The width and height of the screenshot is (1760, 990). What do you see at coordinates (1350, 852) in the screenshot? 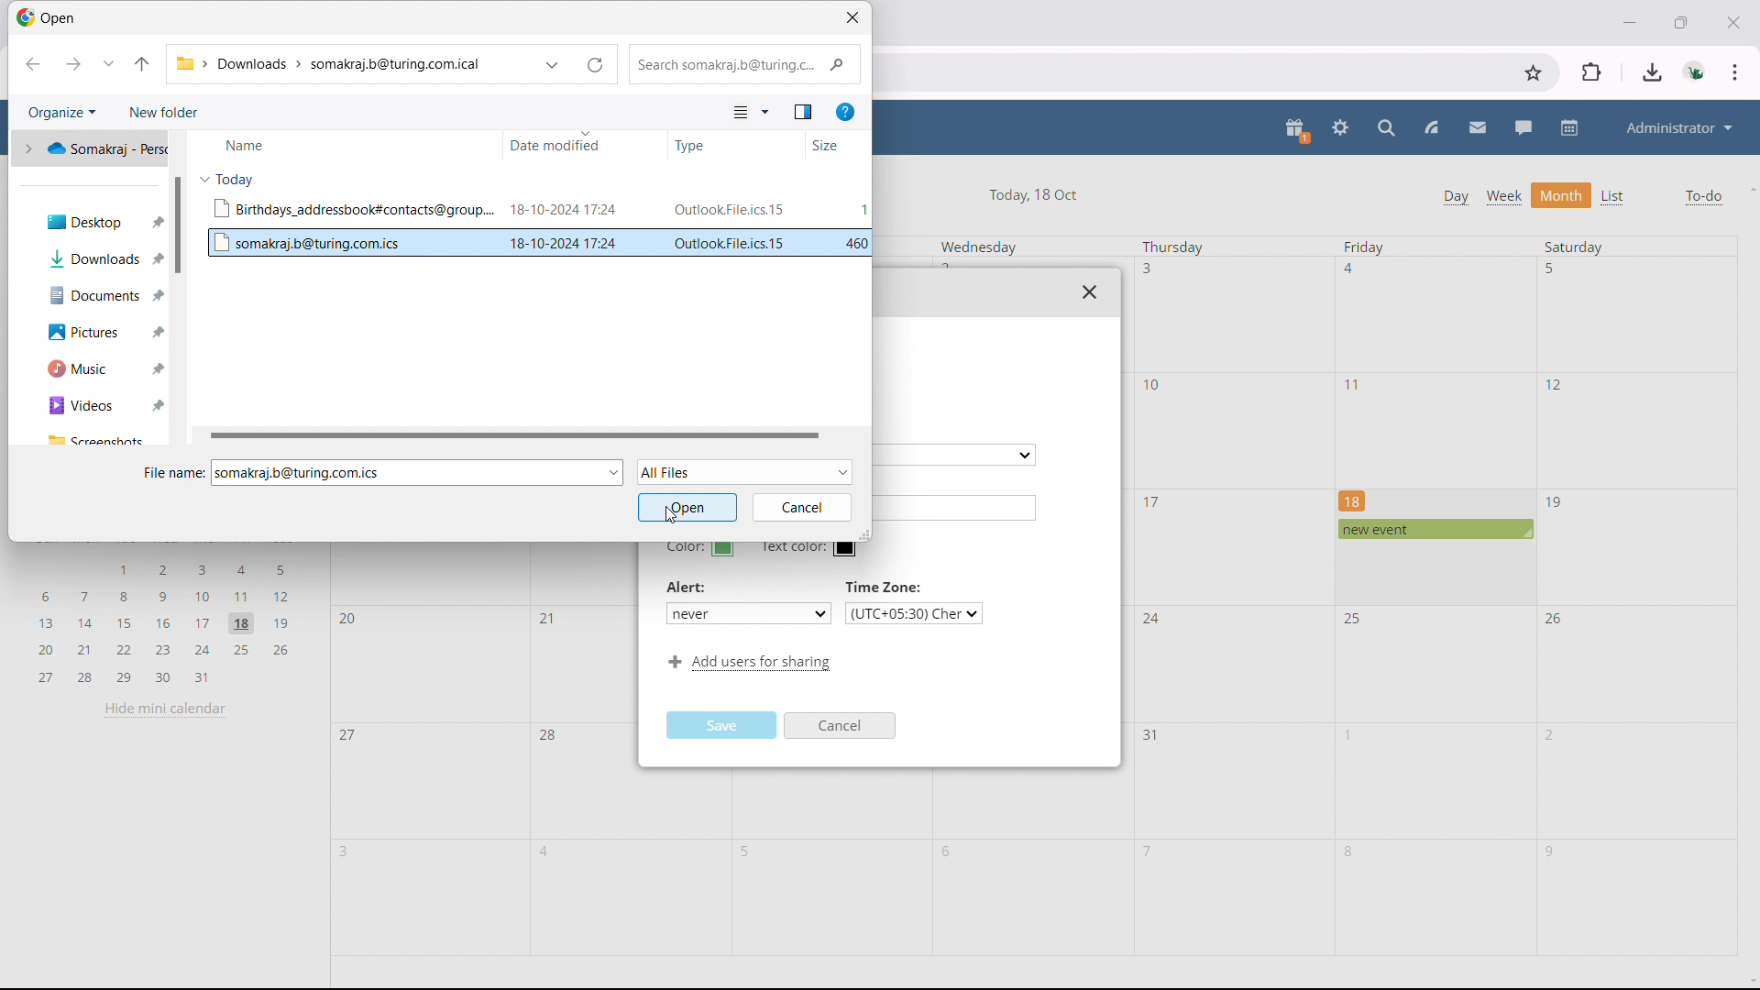
I see `8` at bounding box center [1350, 852].